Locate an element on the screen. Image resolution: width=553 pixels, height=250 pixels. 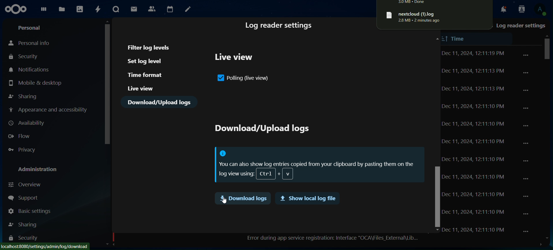
... is located at coordinates (526, 214).